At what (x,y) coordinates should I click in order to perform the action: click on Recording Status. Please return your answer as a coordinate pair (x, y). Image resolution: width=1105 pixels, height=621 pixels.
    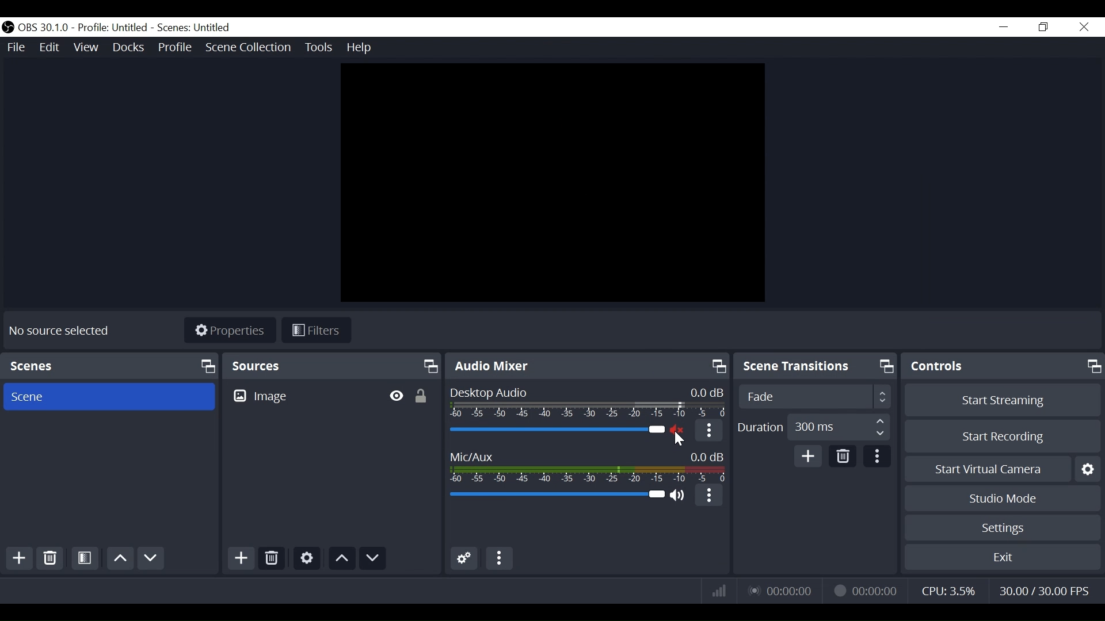
    Looking at the image, I should click on (867, 592).